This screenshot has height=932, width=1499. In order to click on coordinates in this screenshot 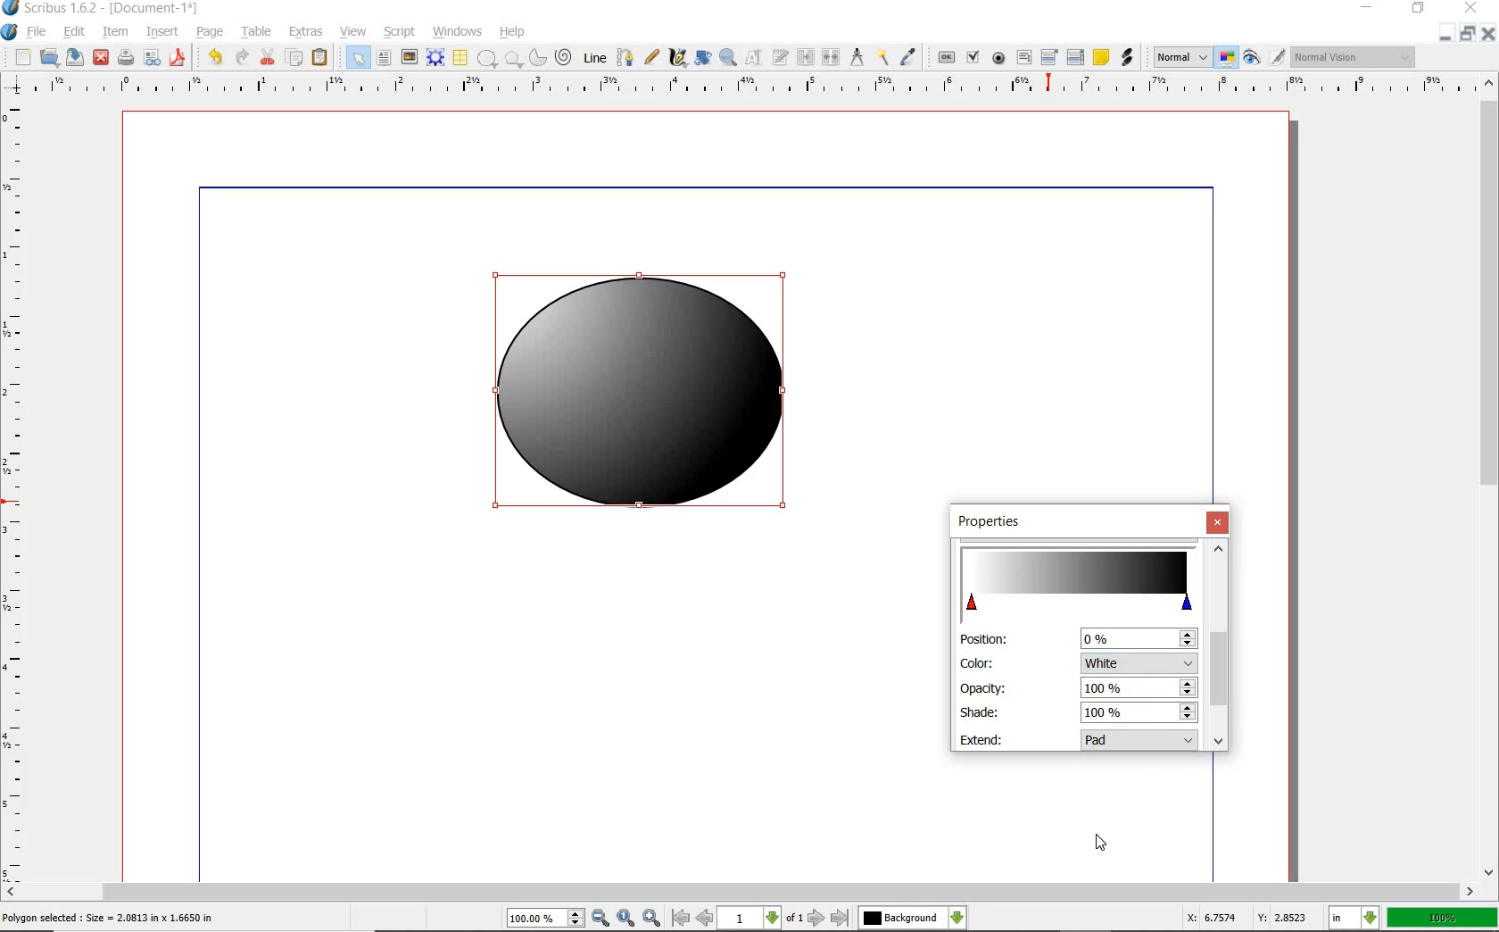, I will do `click(1245, 918)`.